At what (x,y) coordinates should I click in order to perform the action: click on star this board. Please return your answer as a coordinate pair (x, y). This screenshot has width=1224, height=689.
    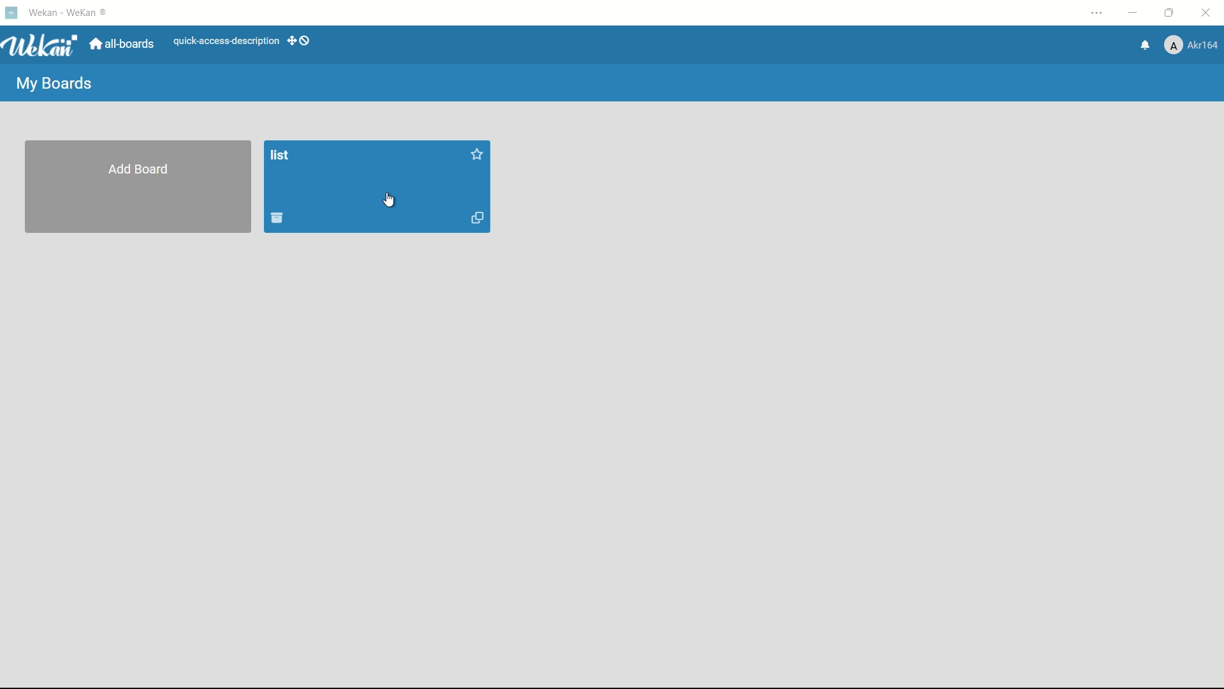
    Looking at the image, I should click on (476, 154).